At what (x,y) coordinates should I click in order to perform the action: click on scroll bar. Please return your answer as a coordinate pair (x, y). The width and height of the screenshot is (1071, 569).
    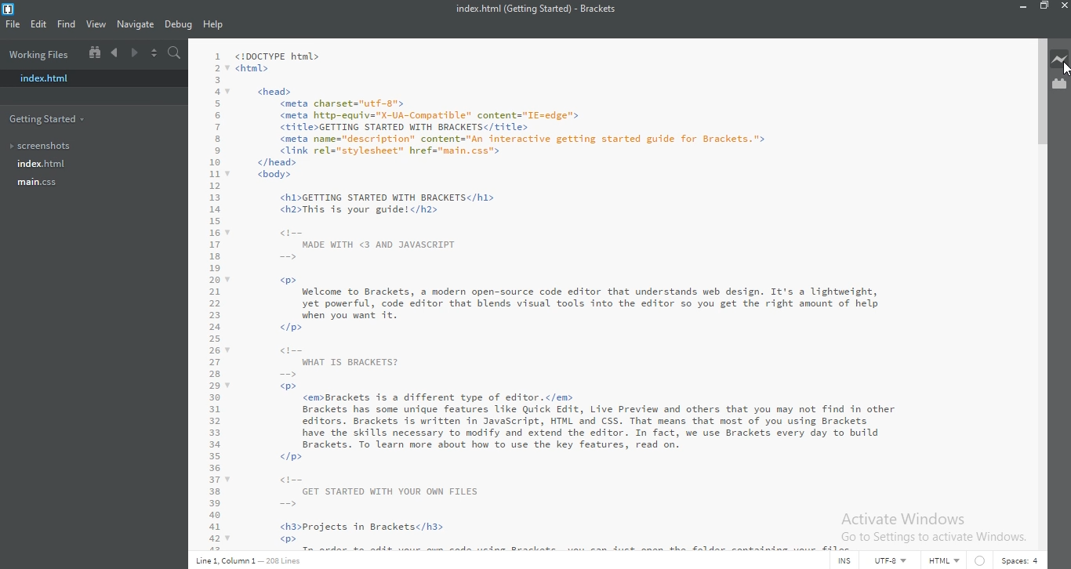
    Looking at the image, I should click on (1041, 92).